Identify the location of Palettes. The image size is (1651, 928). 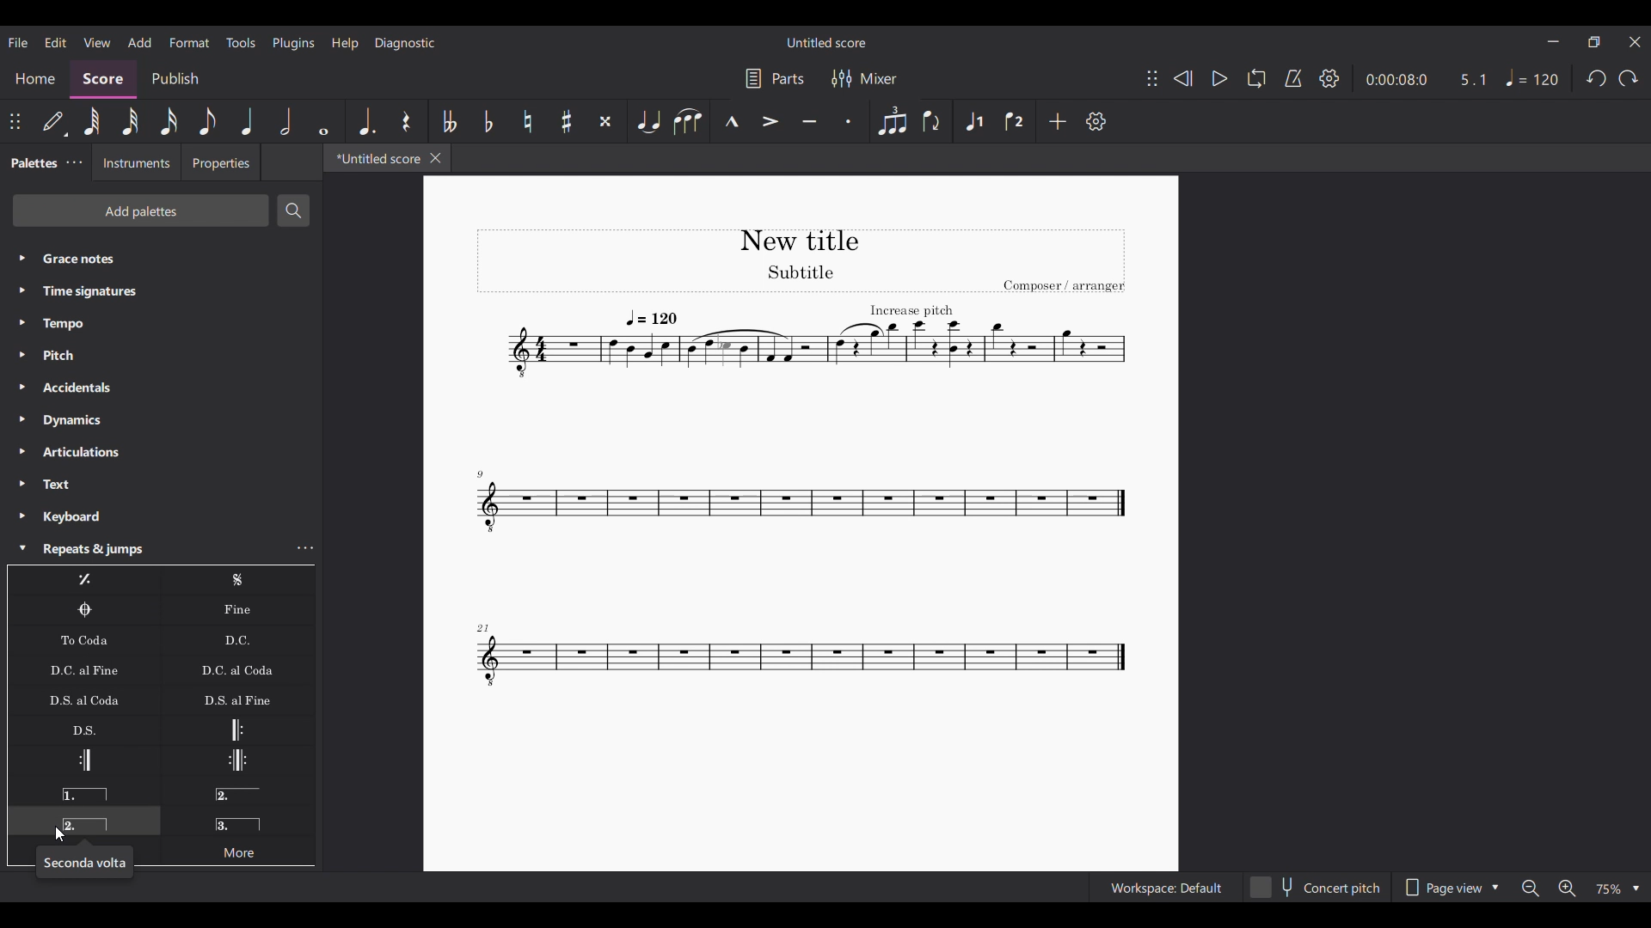
(32, 163).